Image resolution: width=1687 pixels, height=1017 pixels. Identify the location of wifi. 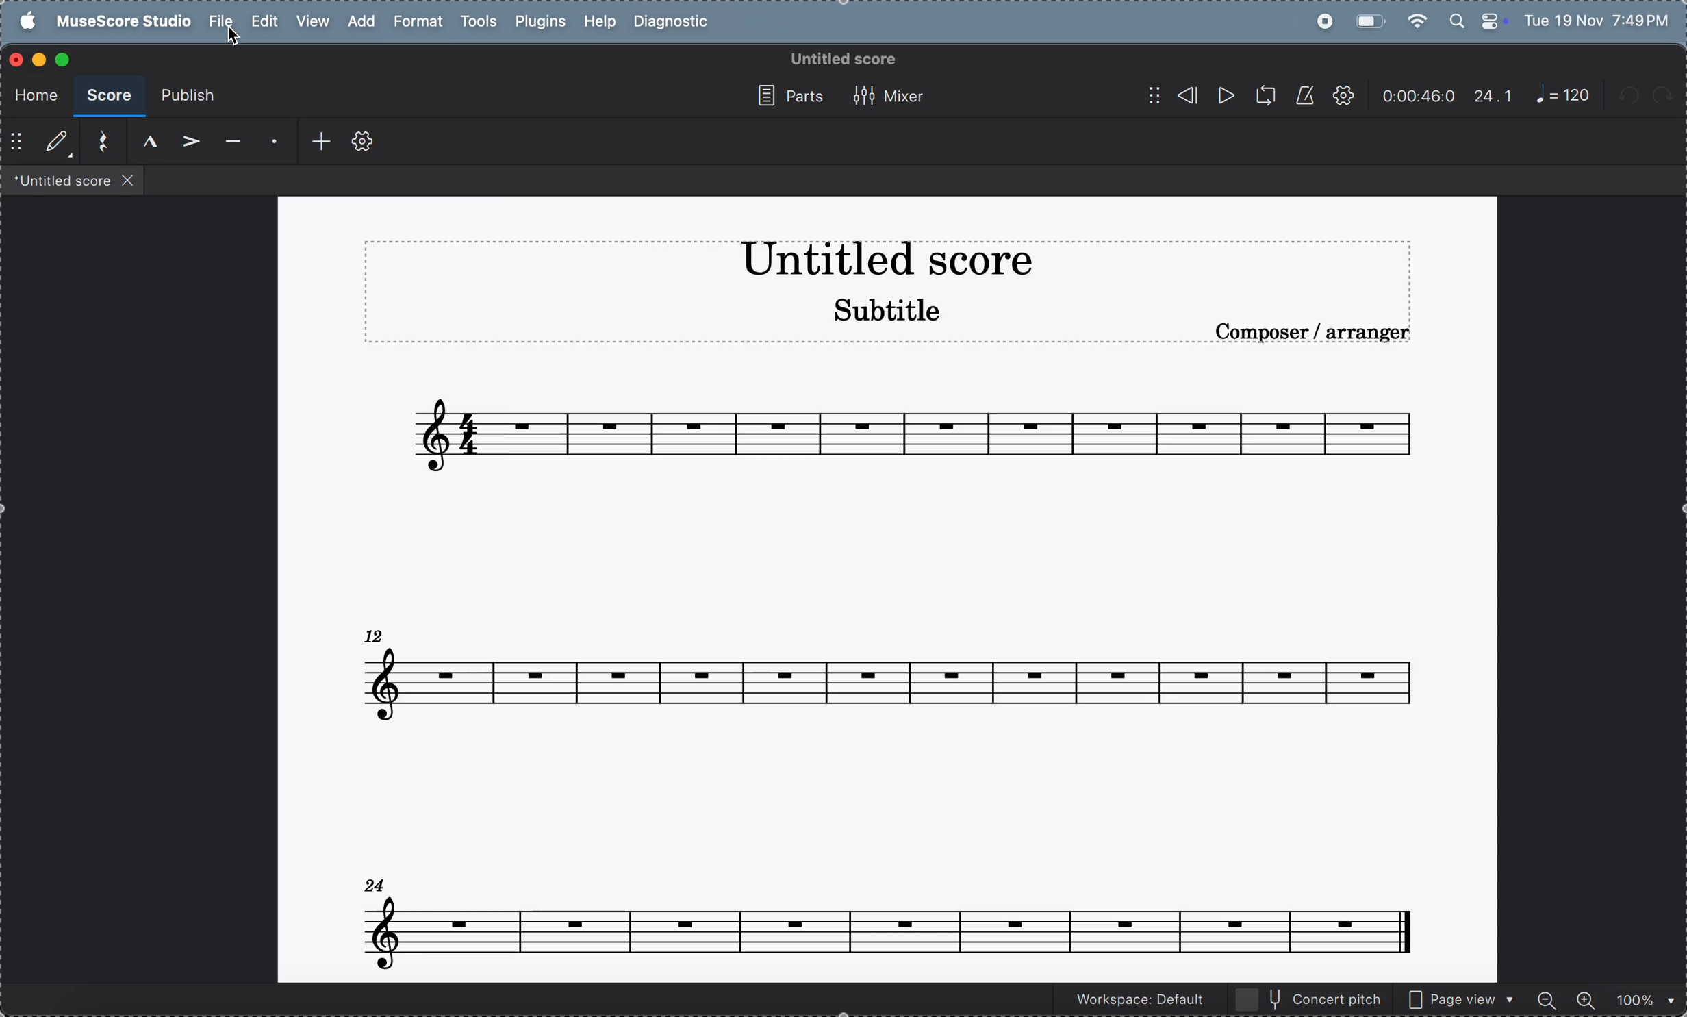
(1419, 21).